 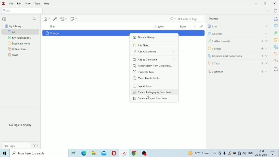 I want to click on New Collection, so click(x=5, y=19).